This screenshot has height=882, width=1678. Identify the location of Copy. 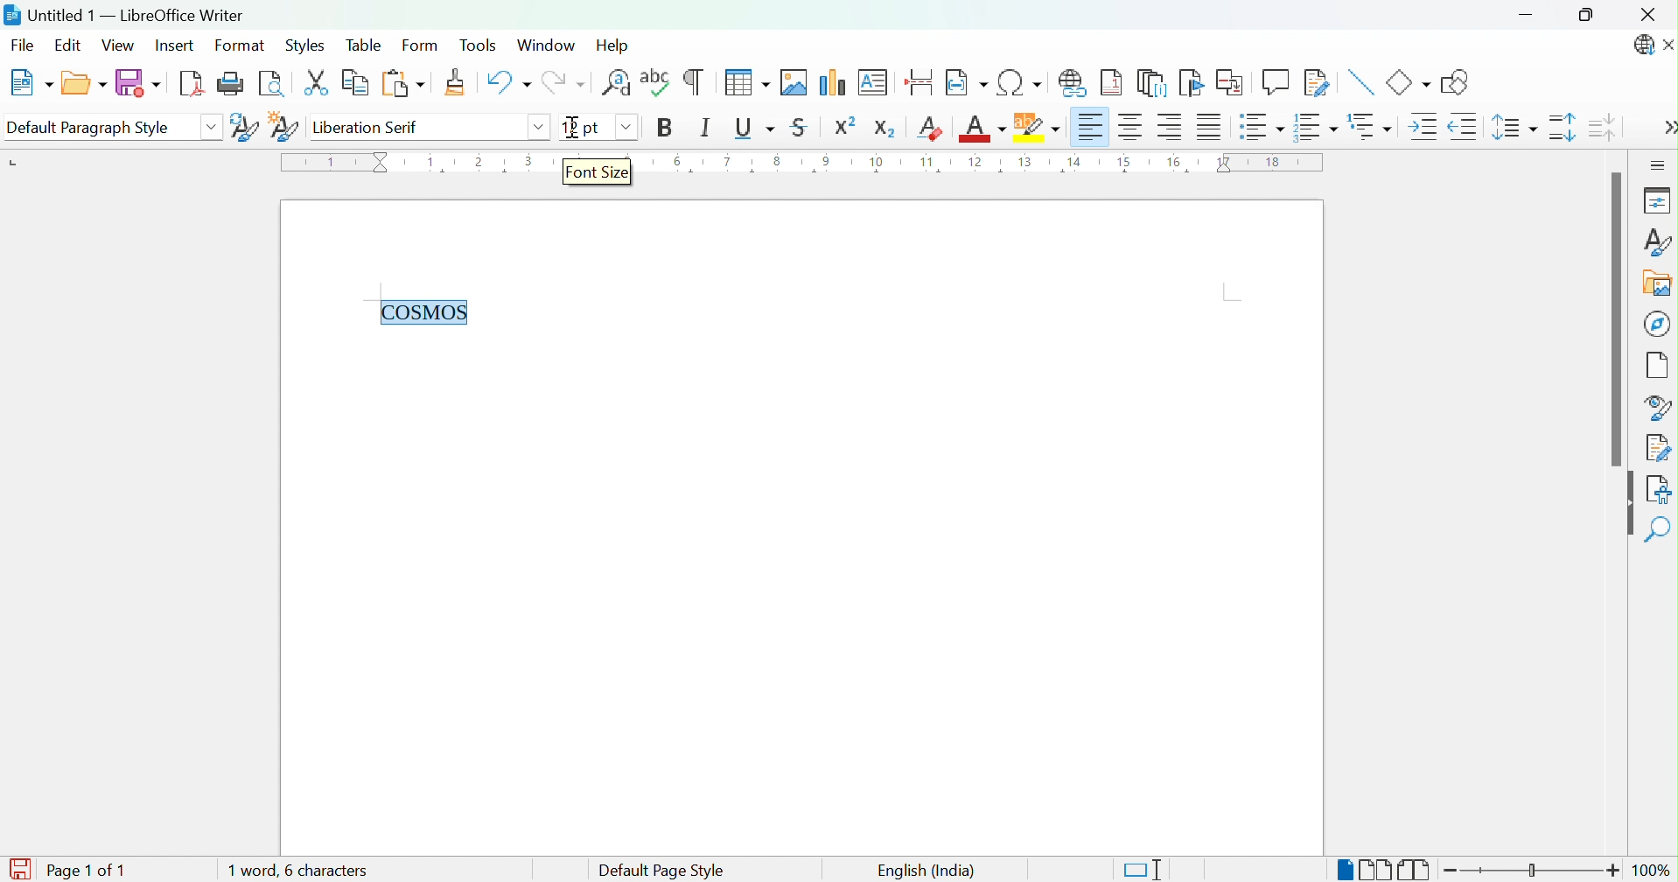
(353, 83).